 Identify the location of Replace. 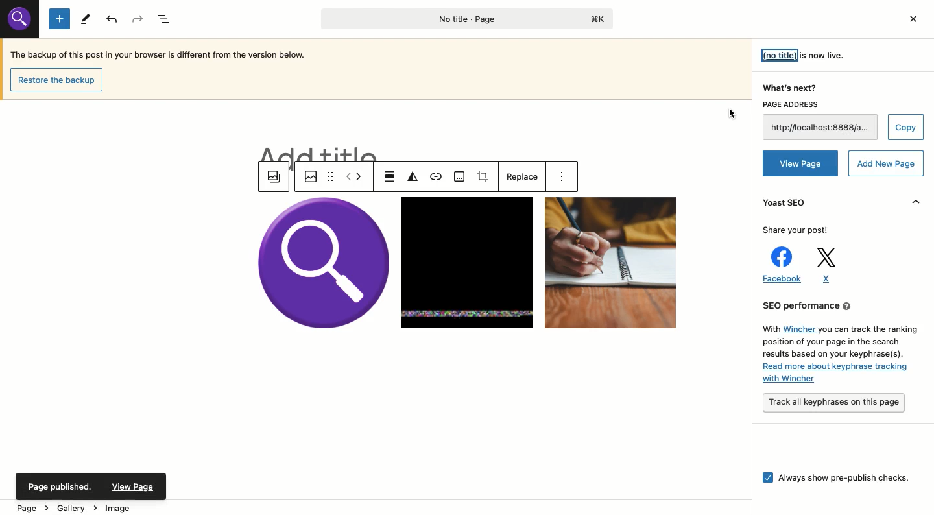
(520, 176).